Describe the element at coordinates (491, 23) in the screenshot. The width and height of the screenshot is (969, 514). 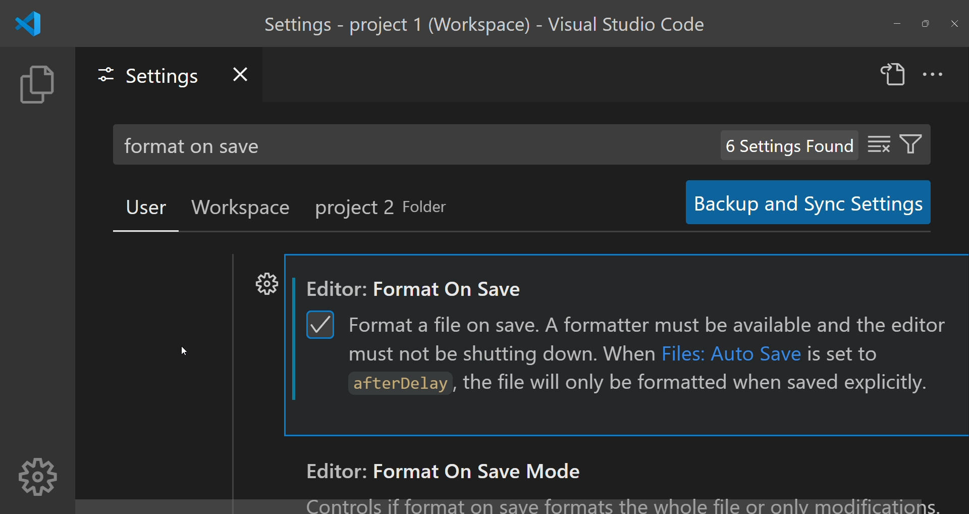
I see `title` at that location.